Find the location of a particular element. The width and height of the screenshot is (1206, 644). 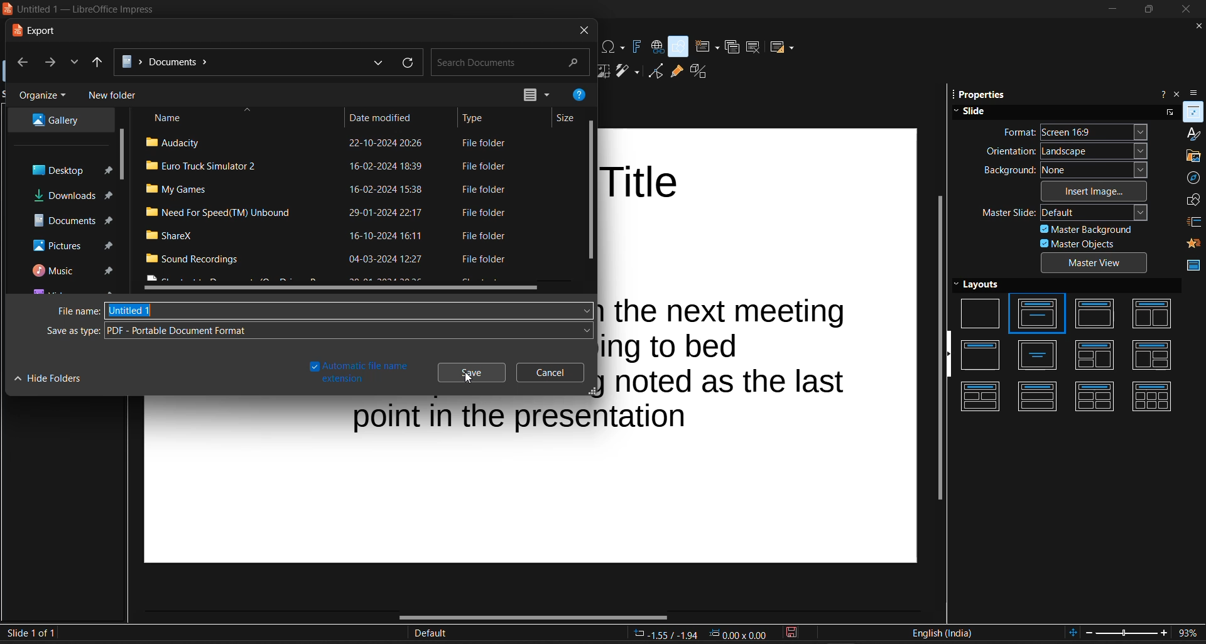

navigator is located at coordinates (1193, 178).